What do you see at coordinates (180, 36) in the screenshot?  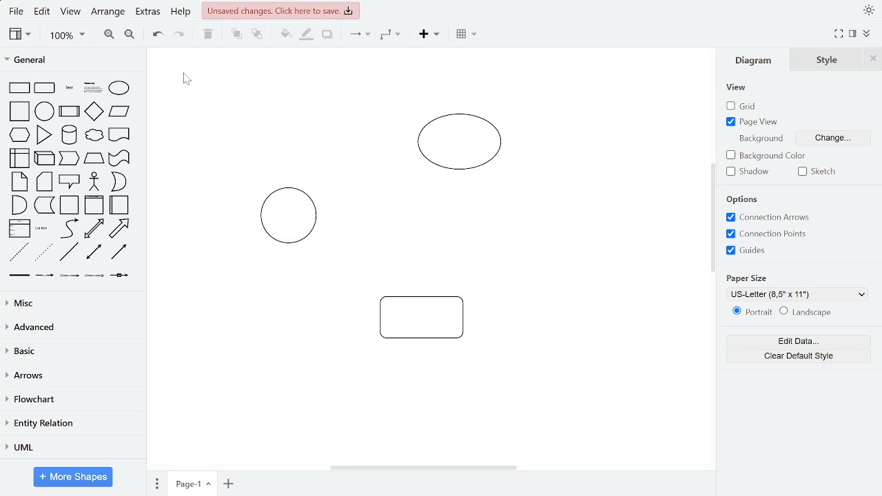 I see `redo` at bounding box center [180, 36].